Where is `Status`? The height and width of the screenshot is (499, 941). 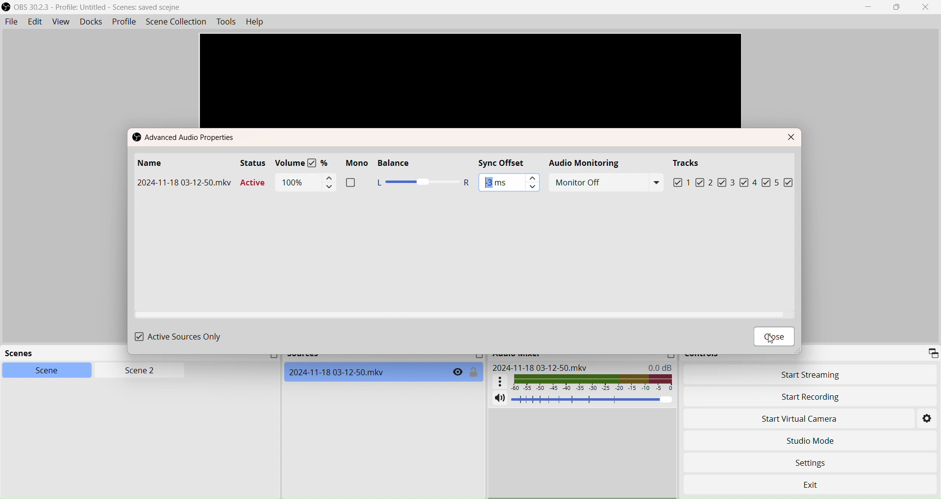
Status is located at coordinates (253, 163).